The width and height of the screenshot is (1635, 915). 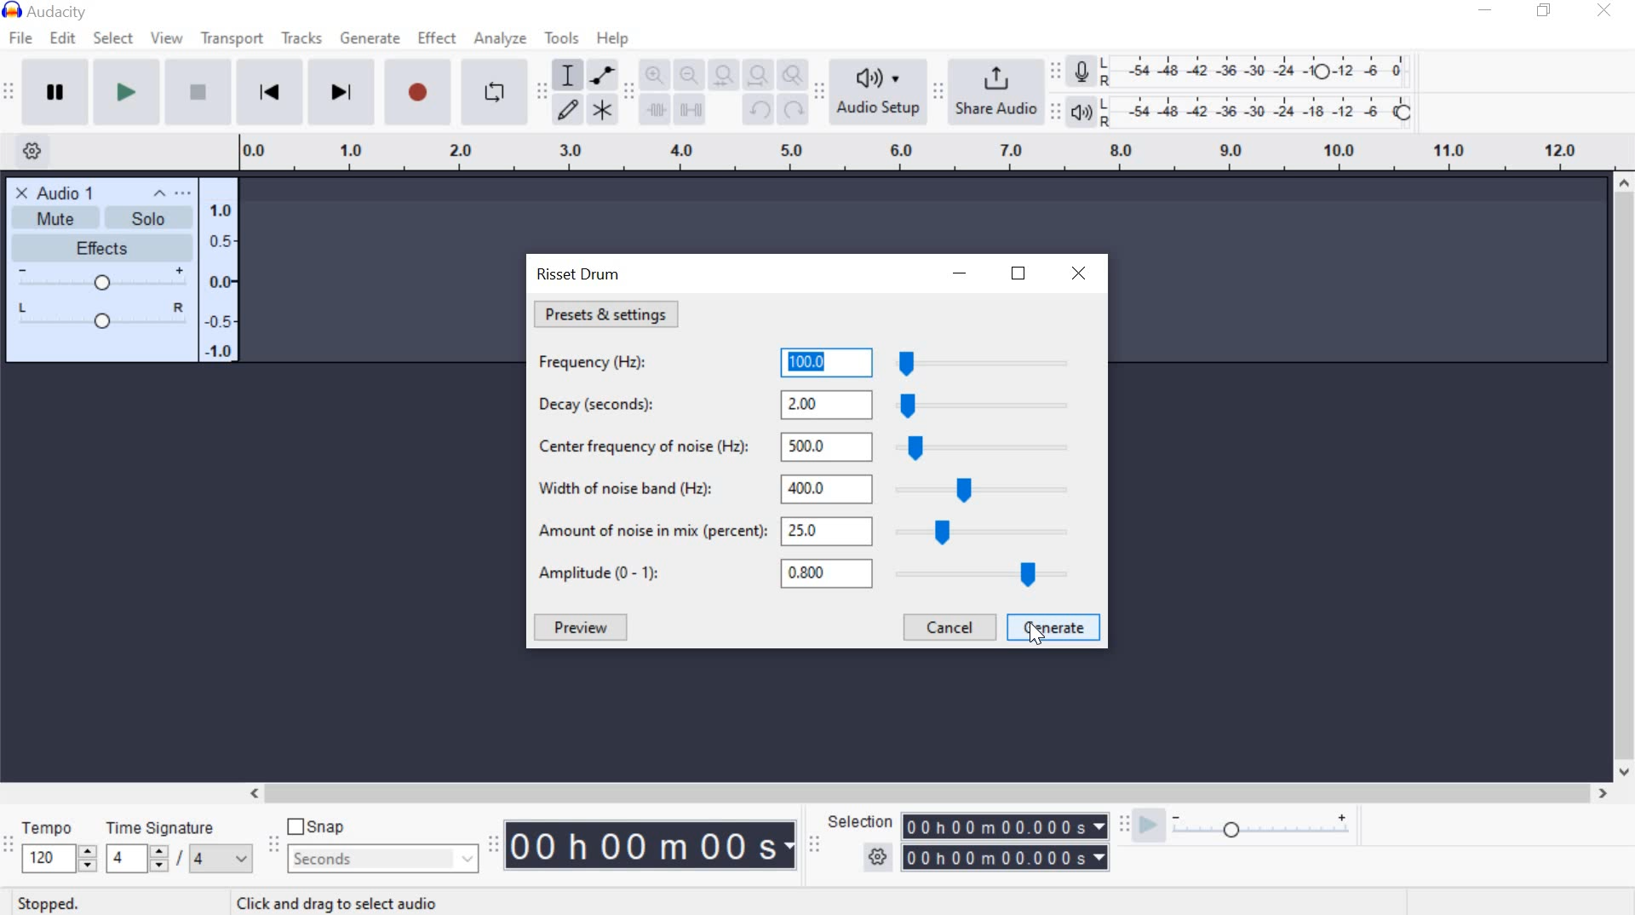 I want to click on -0.5  Looping, so click(x=222, y=321).